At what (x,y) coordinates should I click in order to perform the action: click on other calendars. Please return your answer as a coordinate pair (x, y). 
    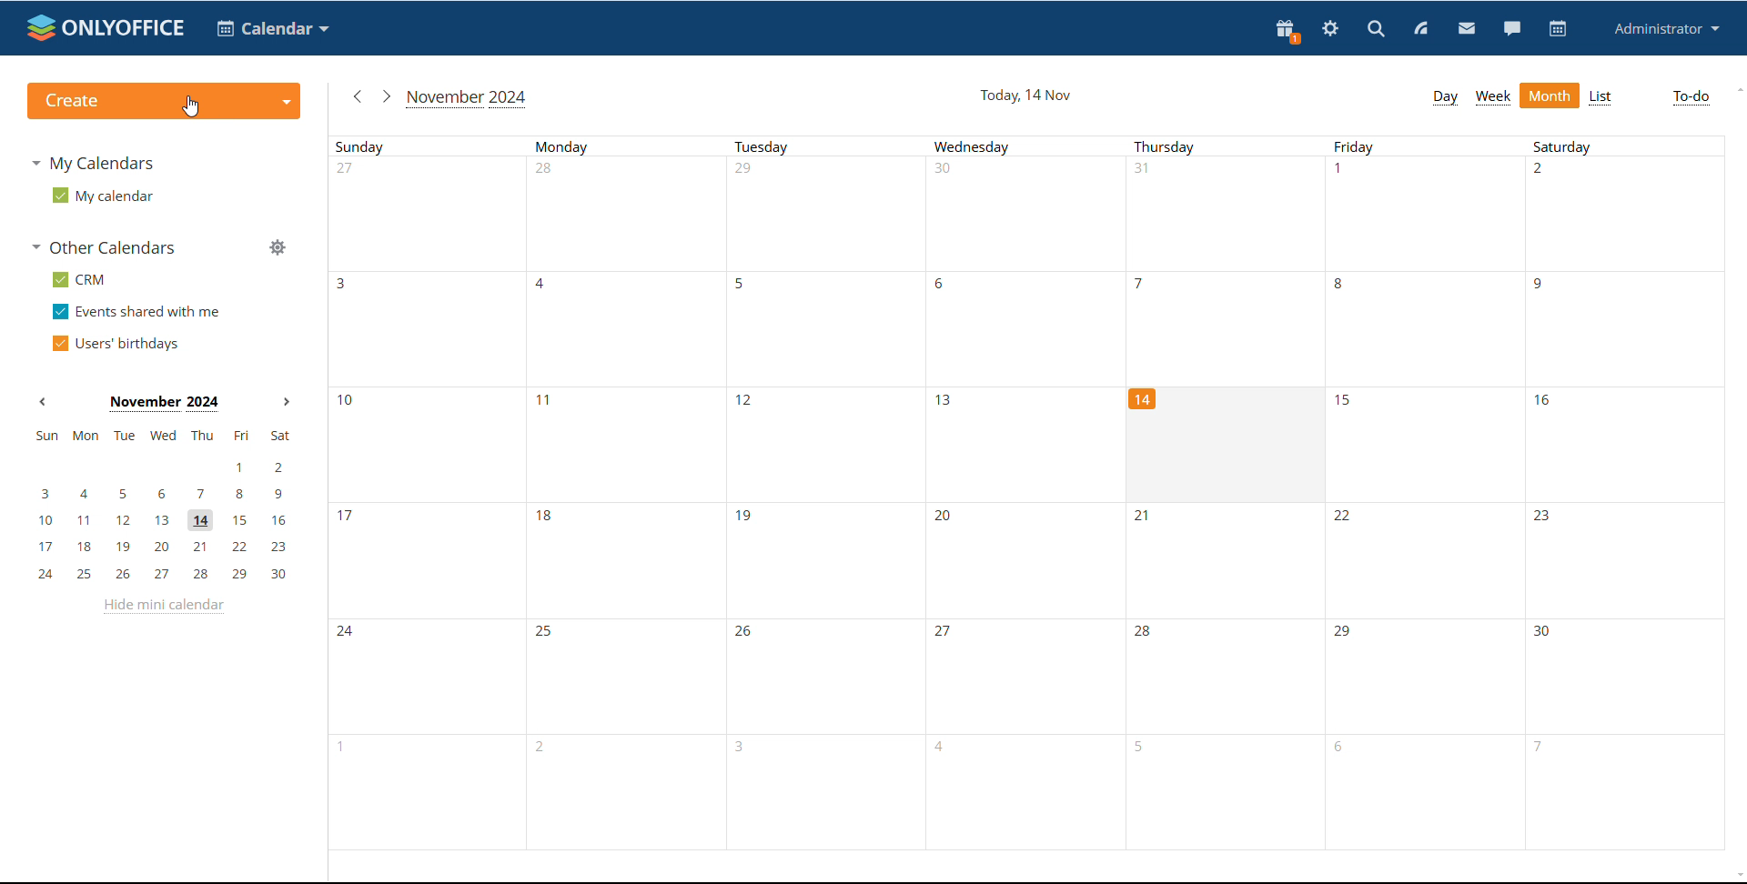
    Looking at the image, I should click on (106, 246).